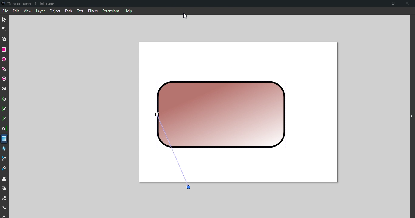 The image size is (415, 218). What do you see at coordinates (395, 4) in the screenshot?
I see `Maximize` at bounding box center [395, 4].